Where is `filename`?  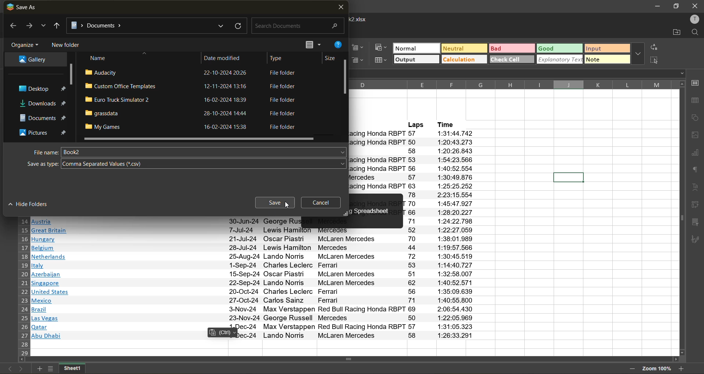
filename is located at coordinates (362, 19).